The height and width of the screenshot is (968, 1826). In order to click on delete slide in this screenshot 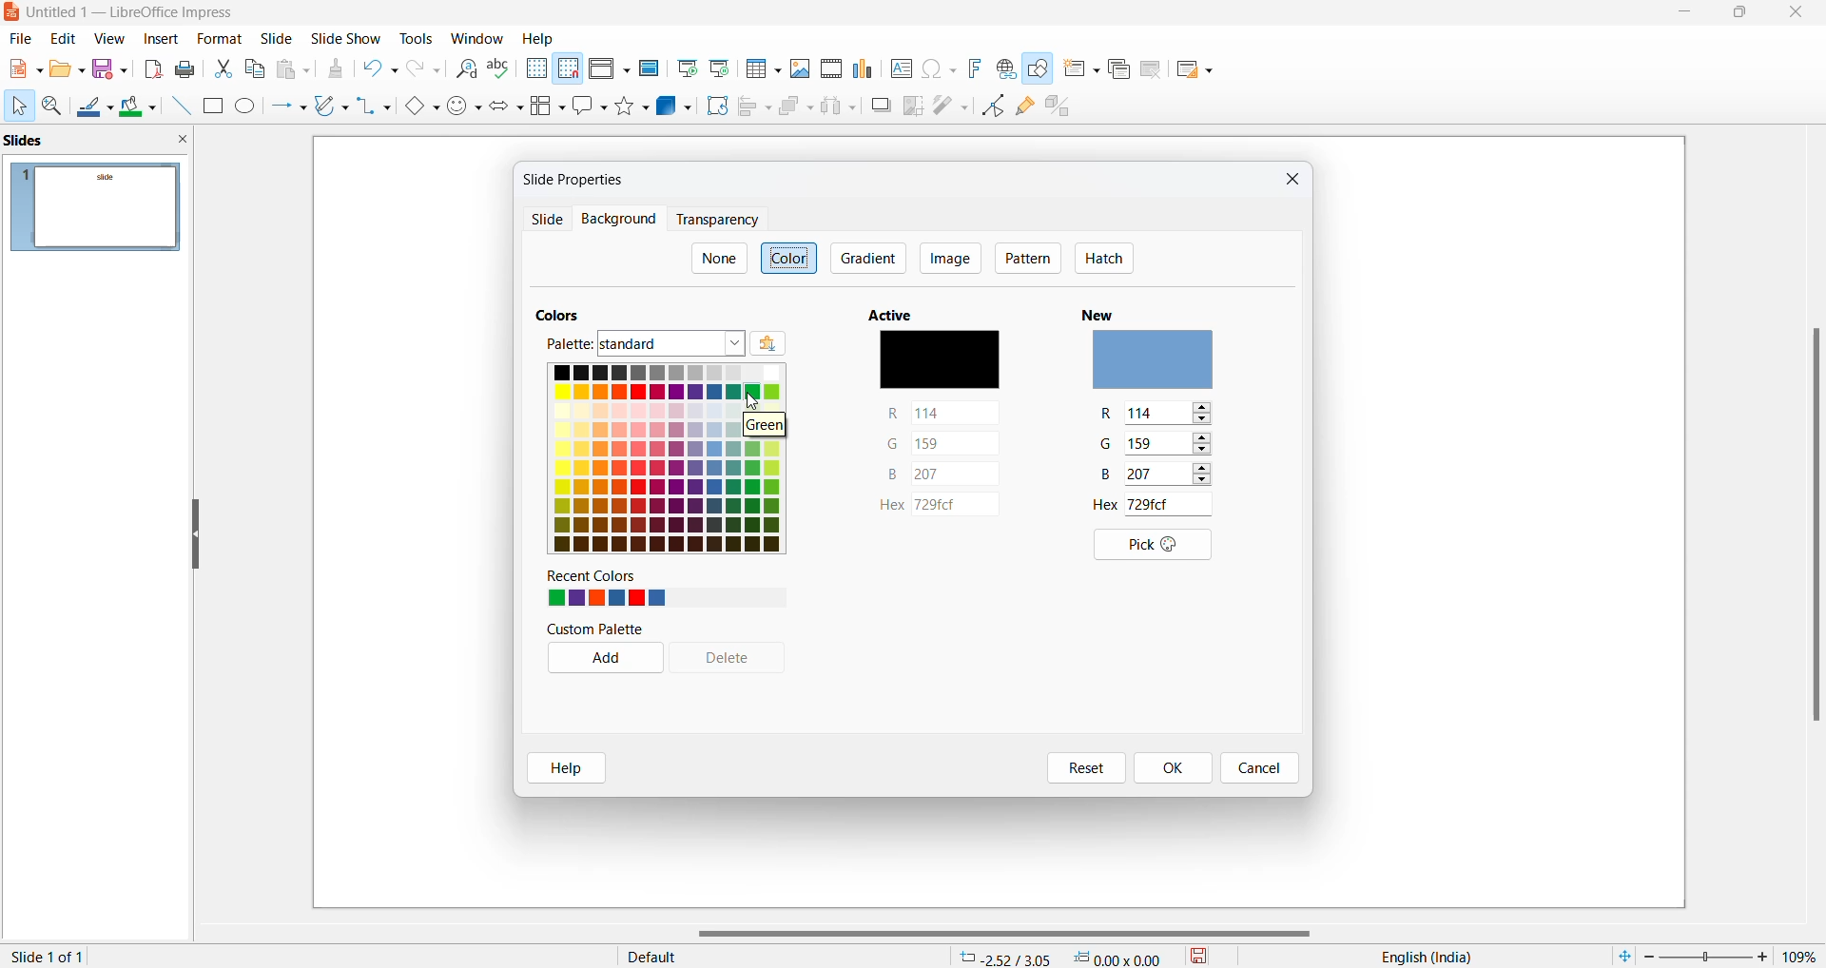, I will do `click(1151, 73)`.